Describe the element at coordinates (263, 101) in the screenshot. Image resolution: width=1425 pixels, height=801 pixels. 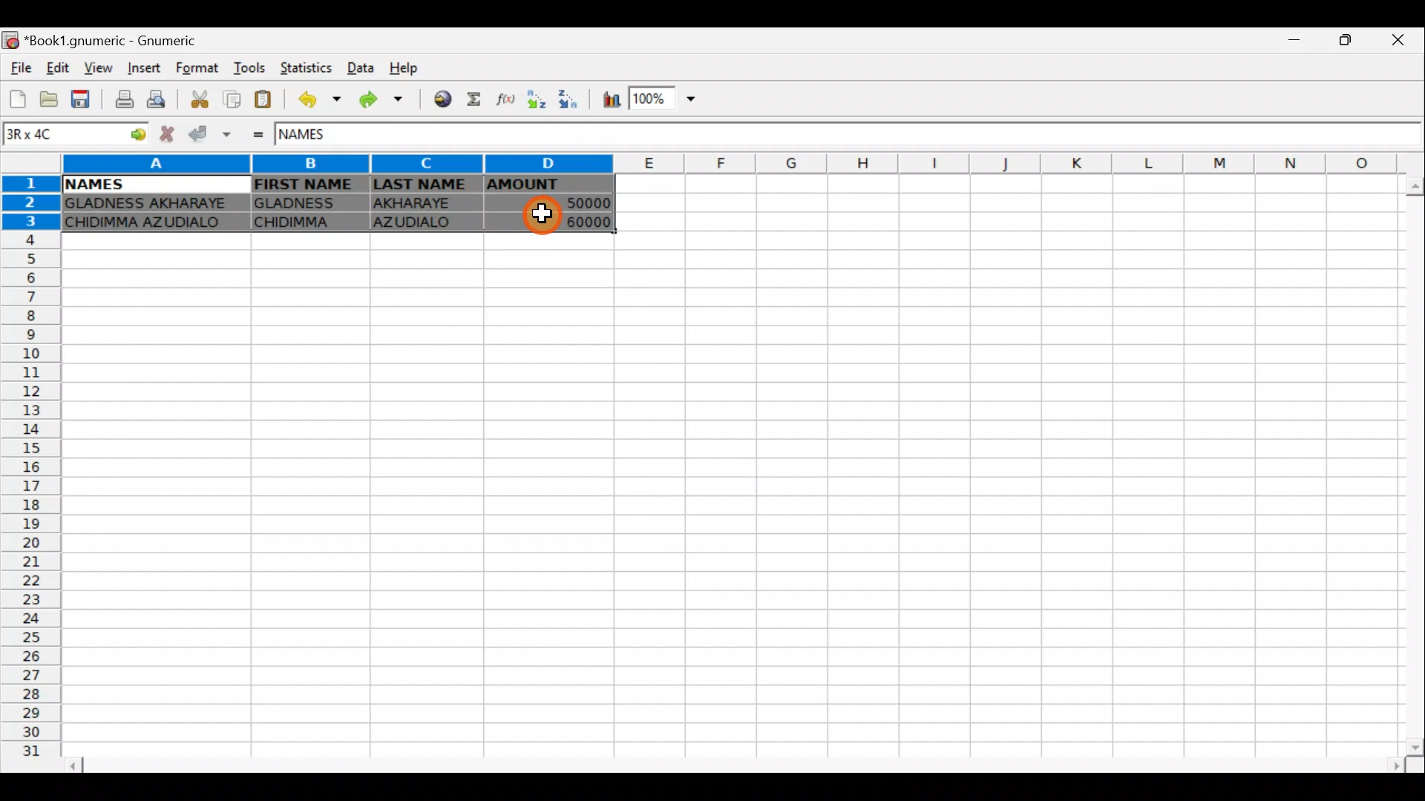
I see `Paste clipboard` at that location.